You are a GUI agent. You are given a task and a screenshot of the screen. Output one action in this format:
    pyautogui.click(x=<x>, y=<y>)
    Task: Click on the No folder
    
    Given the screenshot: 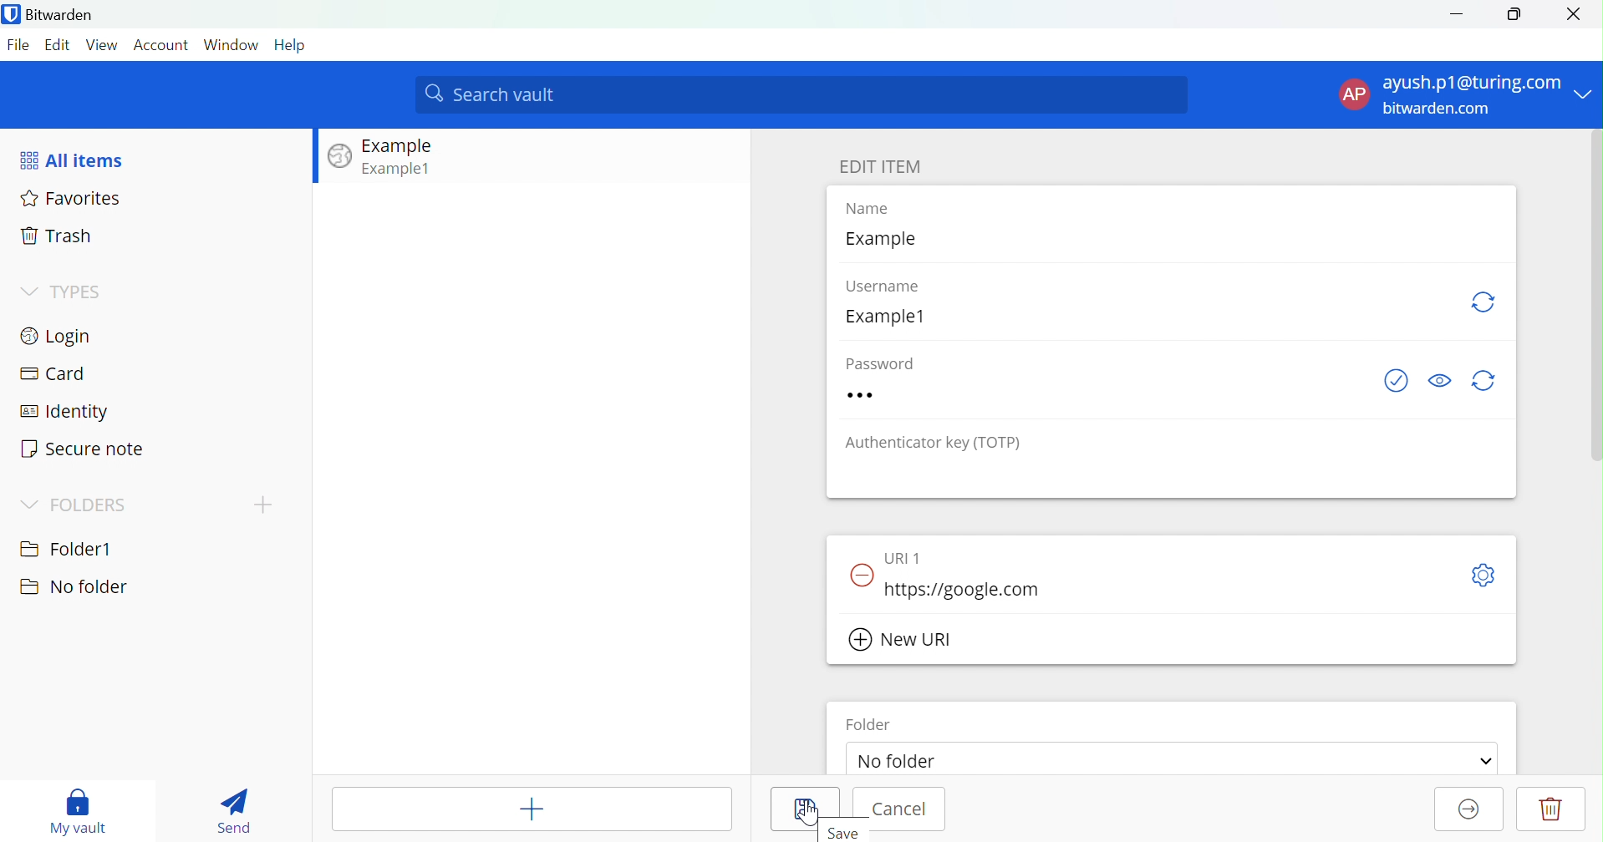 What is the action you would take?
    pyautogui.click(x=904, y=763)
    